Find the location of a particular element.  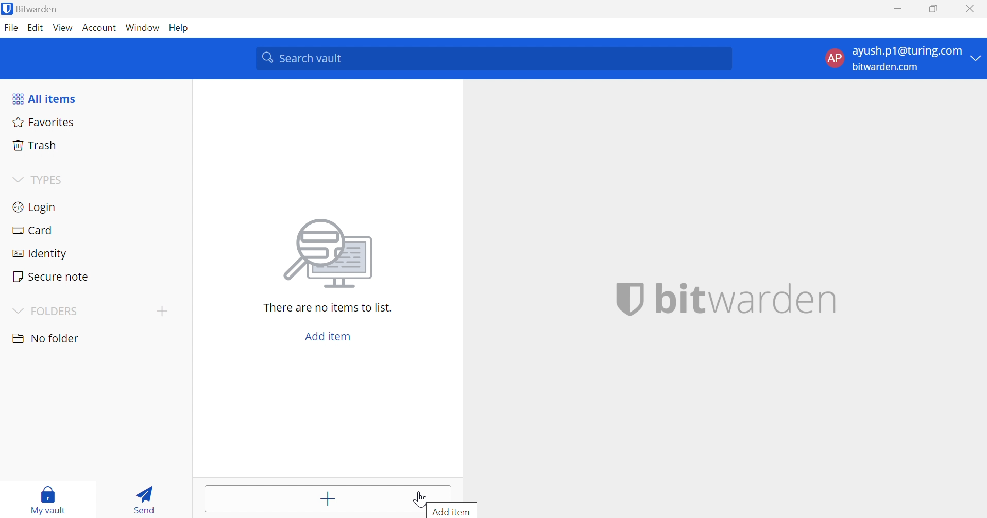

bitwarden is located at coordinates (729, 299).